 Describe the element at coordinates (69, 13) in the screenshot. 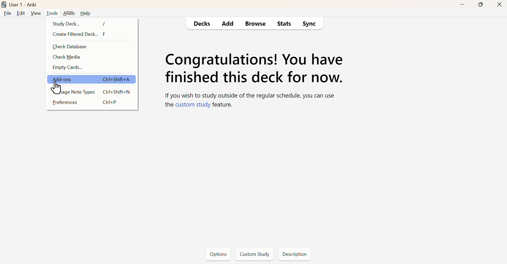

I see `ARBb` at that location.